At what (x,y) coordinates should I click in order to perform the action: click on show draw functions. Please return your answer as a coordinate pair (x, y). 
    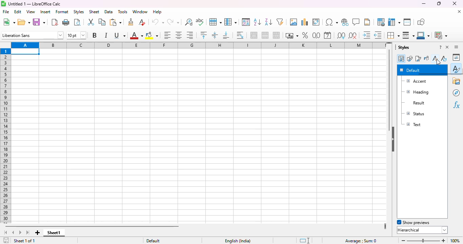
    Looking at the image, I should click on (421, 22).